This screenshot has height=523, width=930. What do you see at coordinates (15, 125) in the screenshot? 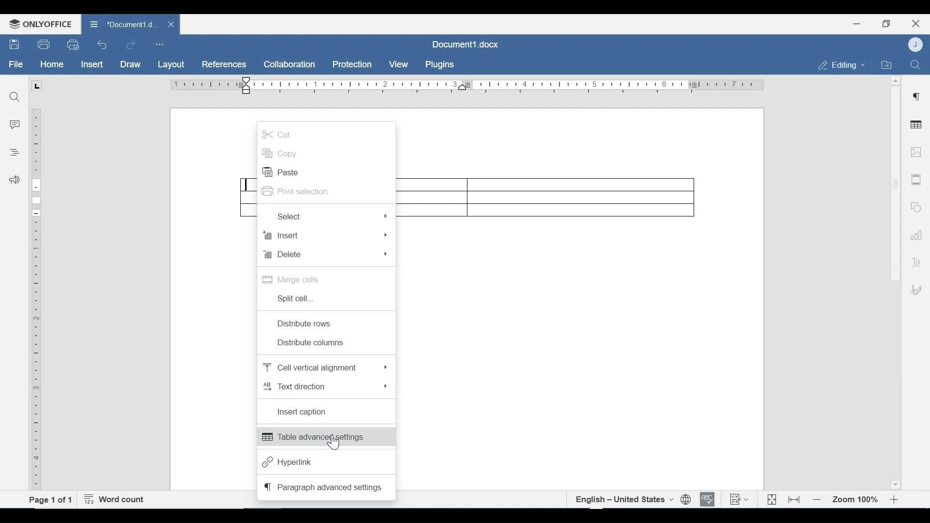
I see `Comment` at bounding box center [15, 125].